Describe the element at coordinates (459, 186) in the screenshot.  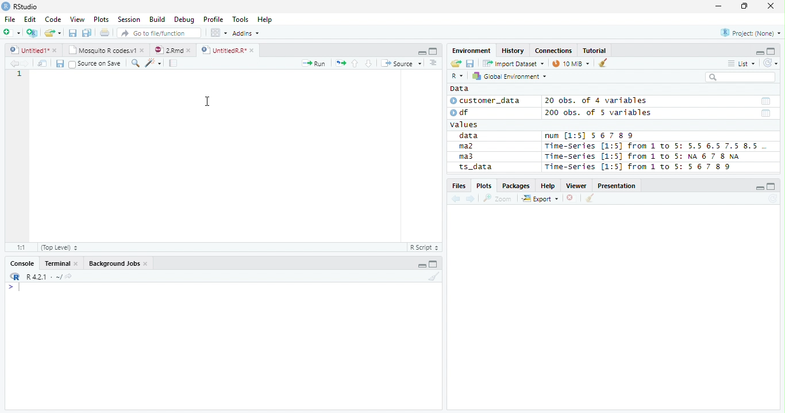
I see `Files` at that location.